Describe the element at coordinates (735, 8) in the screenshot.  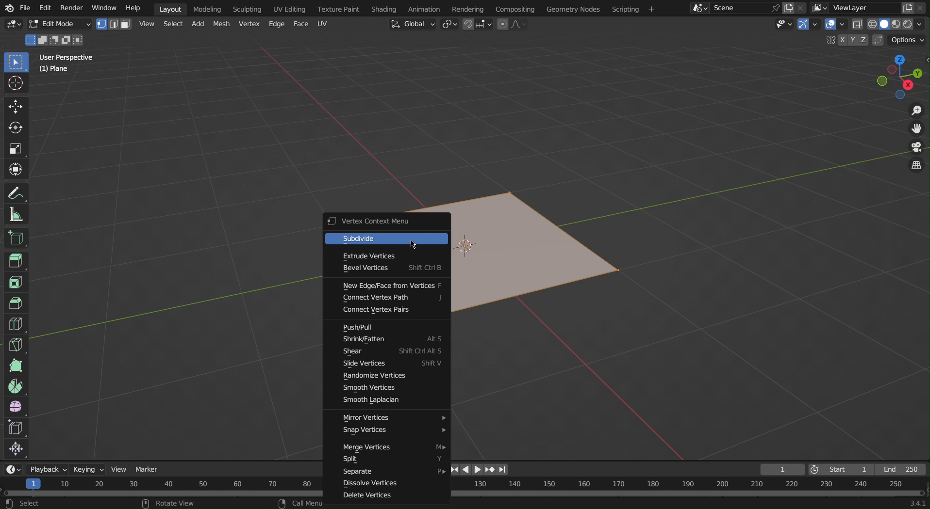
I see `Scene` at that location.